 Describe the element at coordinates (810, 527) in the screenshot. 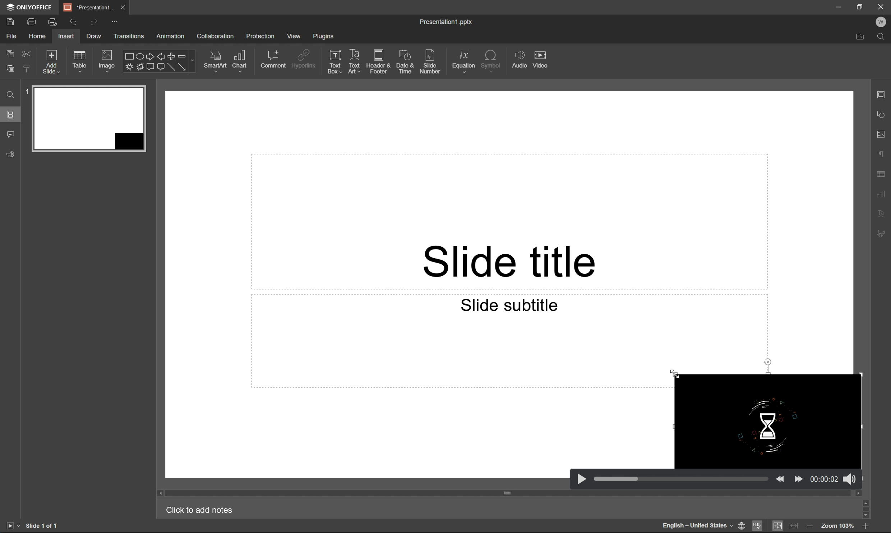

I see `zoom in` at that location.